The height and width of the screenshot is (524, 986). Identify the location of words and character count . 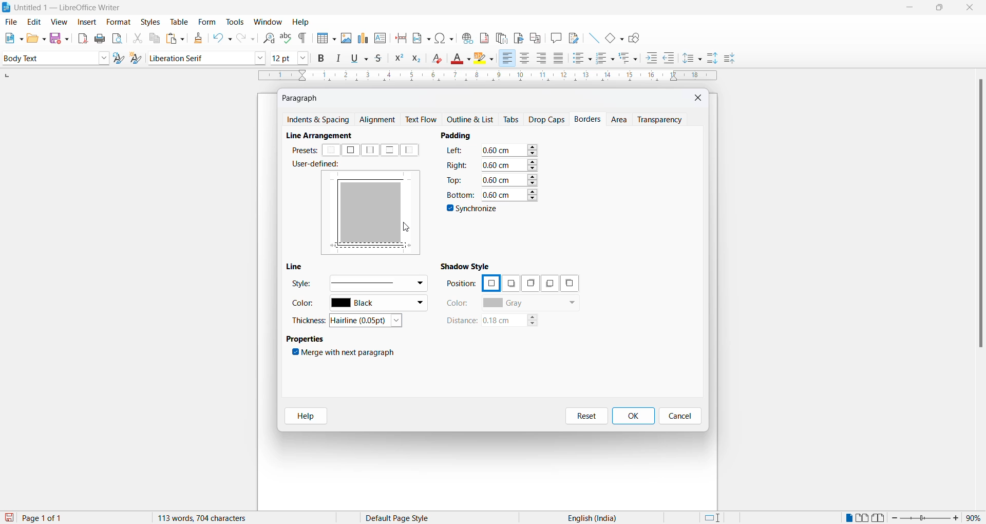
(212, 518).